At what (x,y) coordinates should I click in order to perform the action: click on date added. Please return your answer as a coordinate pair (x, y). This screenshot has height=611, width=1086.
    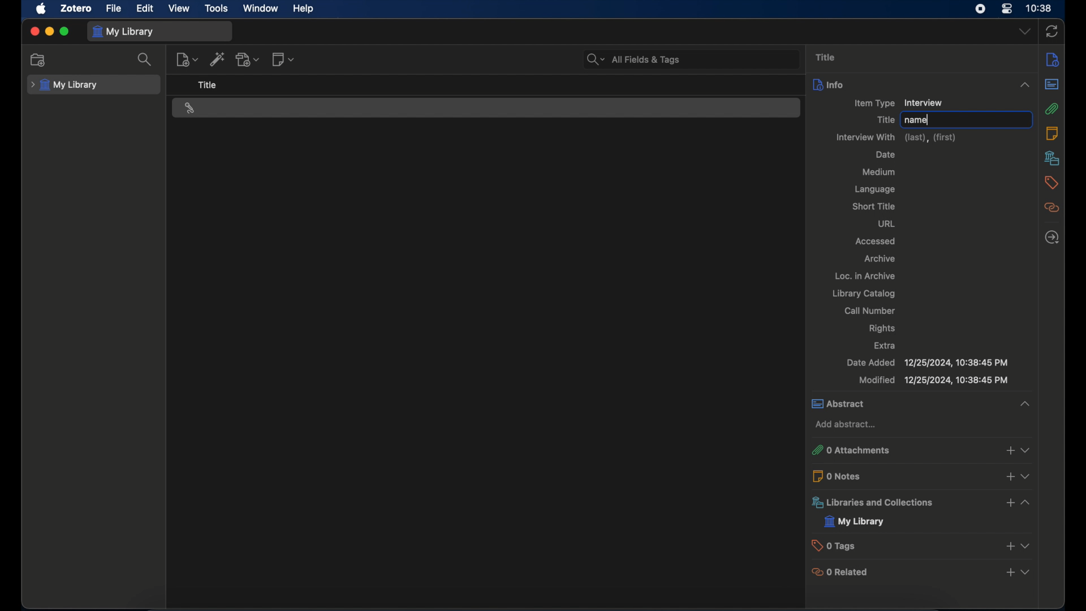
    Looking at the image, I should click on (927, 363).